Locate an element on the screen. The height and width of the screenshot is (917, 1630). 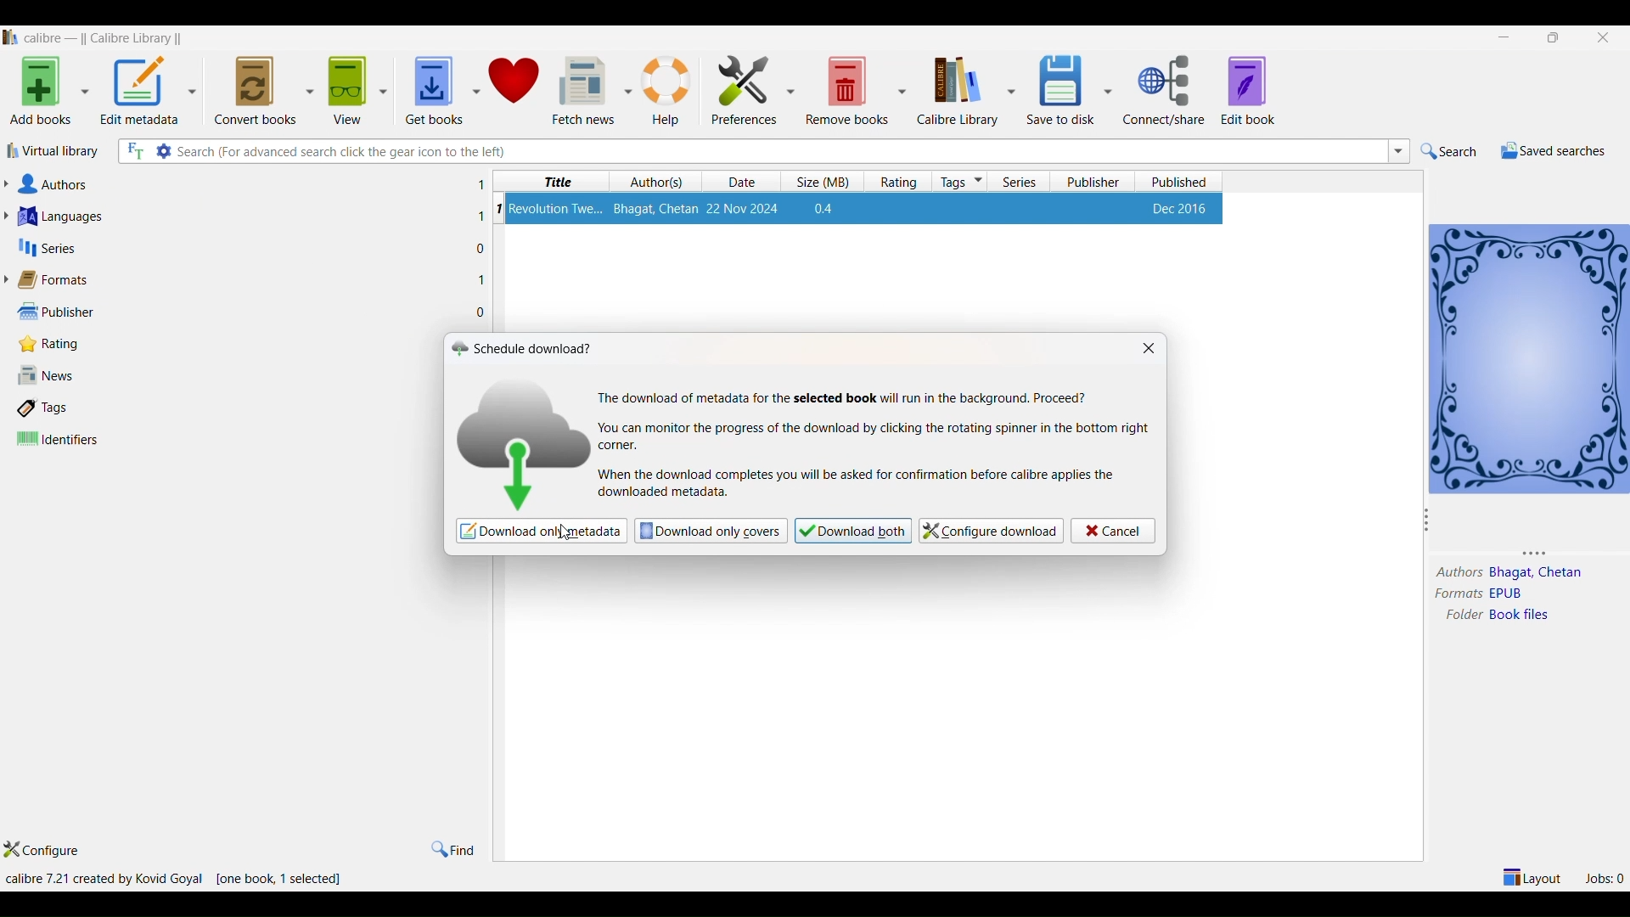
tags is located at coordinates (48, 409).